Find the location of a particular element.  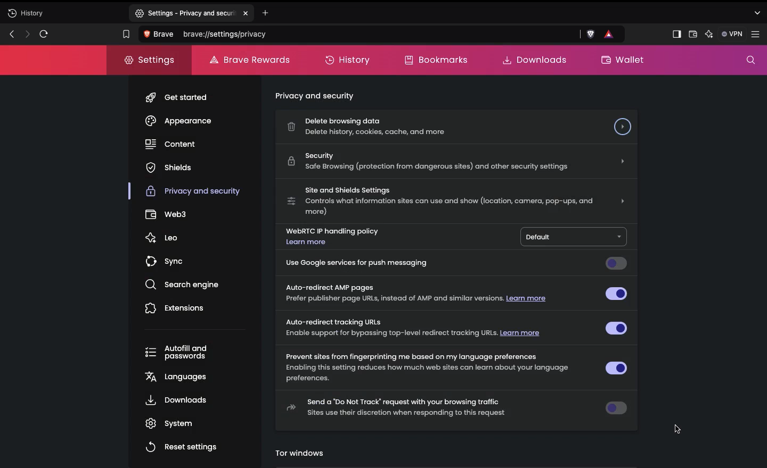

Privacy and security is located at coordinates (184, 193).